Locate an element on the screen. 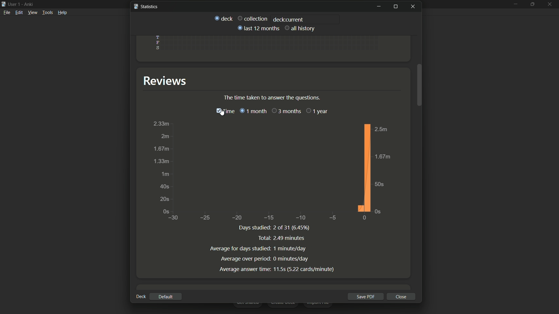 The height and width of the screenshot is (314, 559). average for days studied is located at coordinates (240, 249).